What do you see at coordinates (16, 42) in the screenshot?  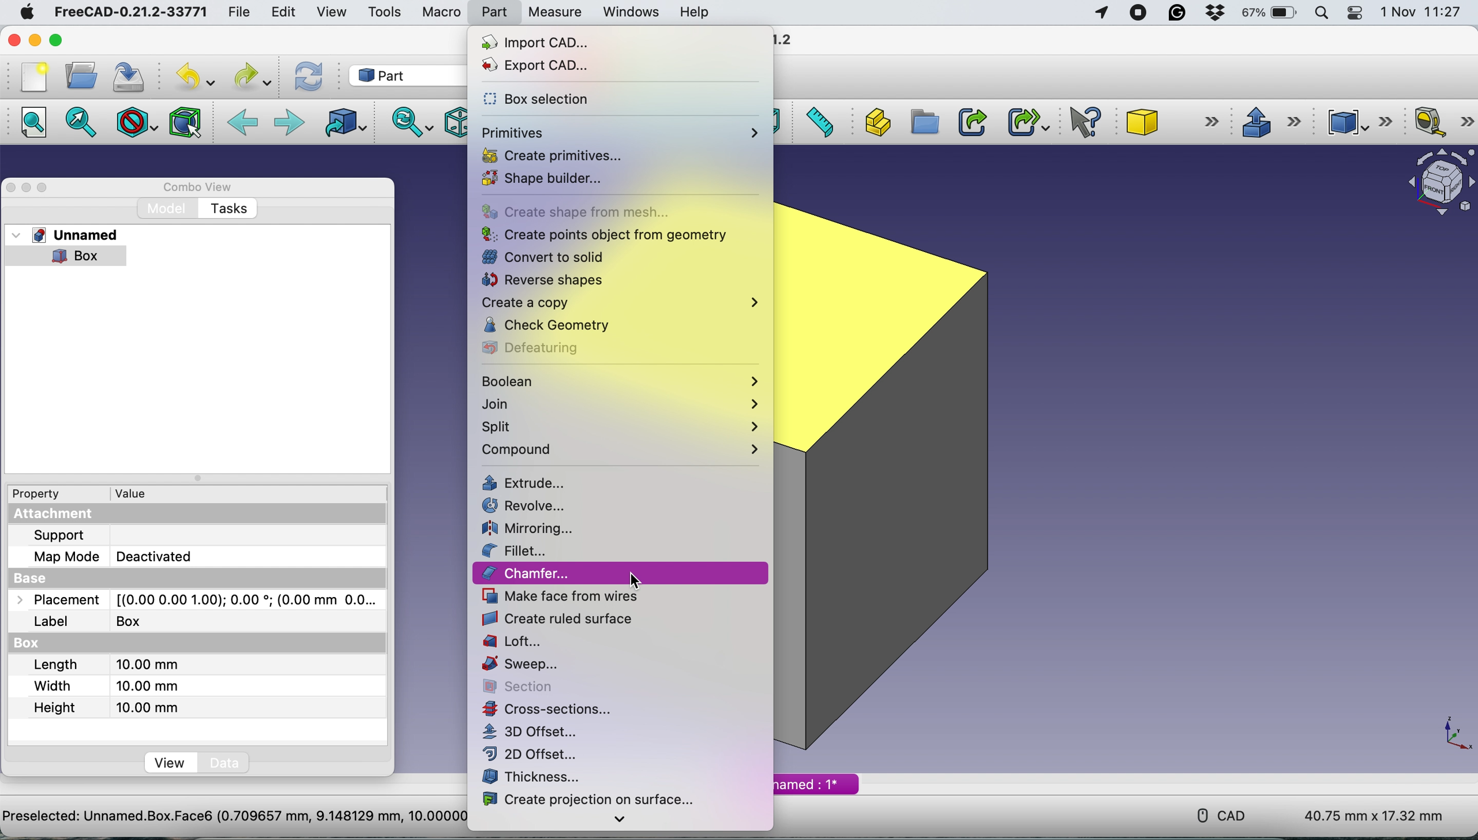 I see `close` at bounding box center [16, 42].